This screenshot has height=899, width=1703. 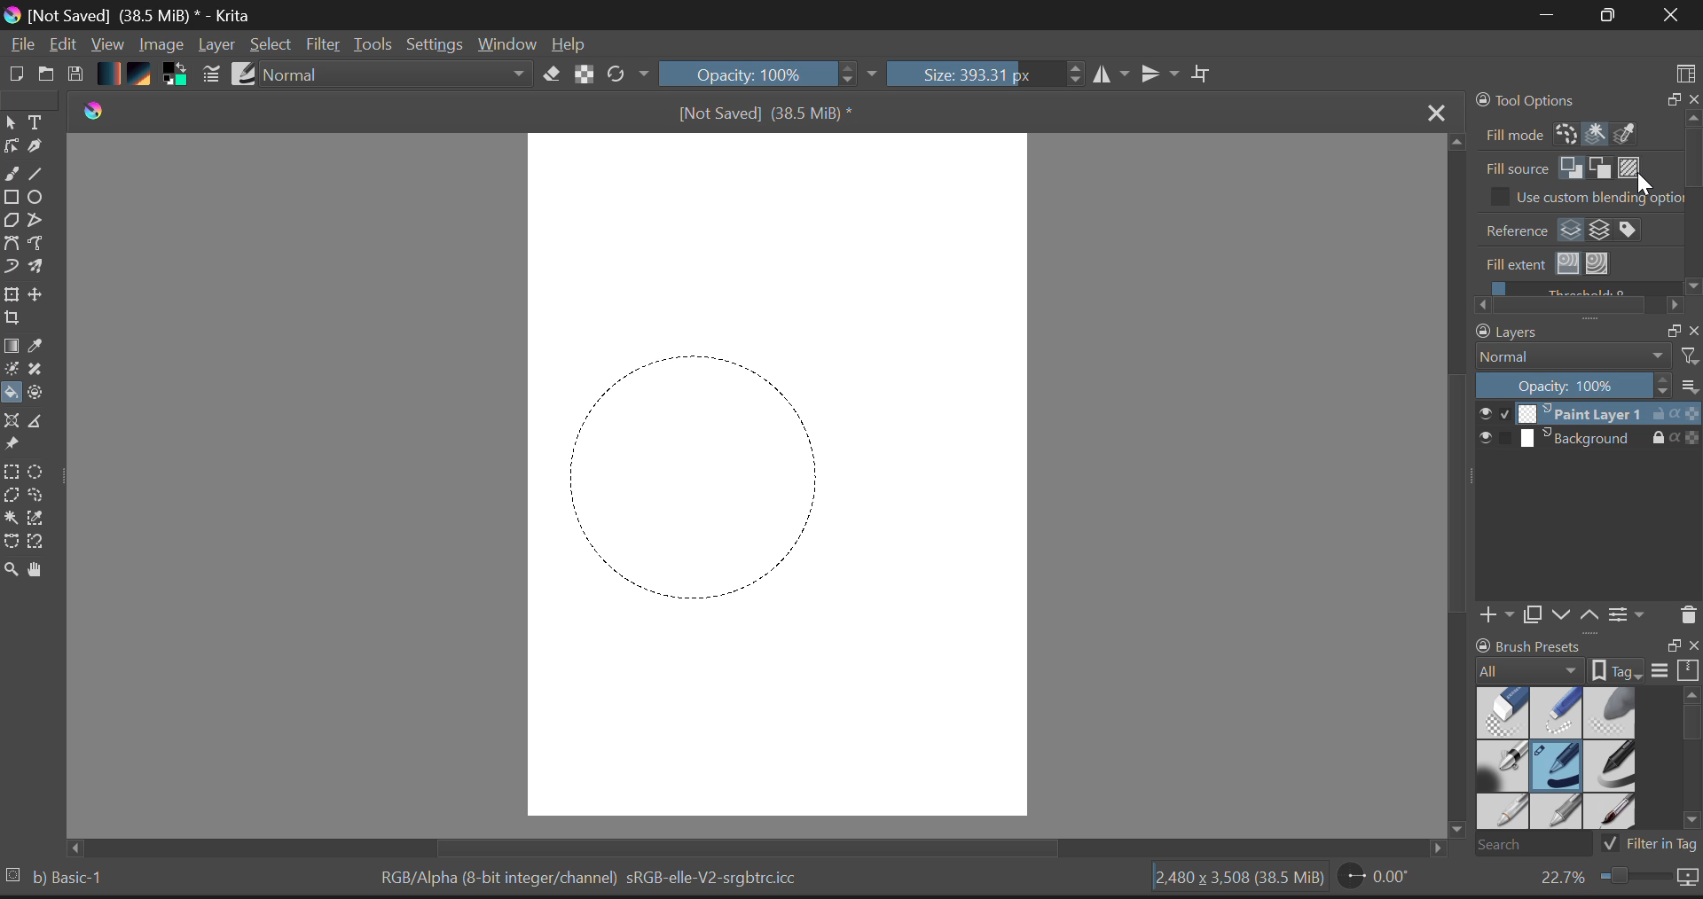 I want to click on Pattern, so click(x=143, y=75).